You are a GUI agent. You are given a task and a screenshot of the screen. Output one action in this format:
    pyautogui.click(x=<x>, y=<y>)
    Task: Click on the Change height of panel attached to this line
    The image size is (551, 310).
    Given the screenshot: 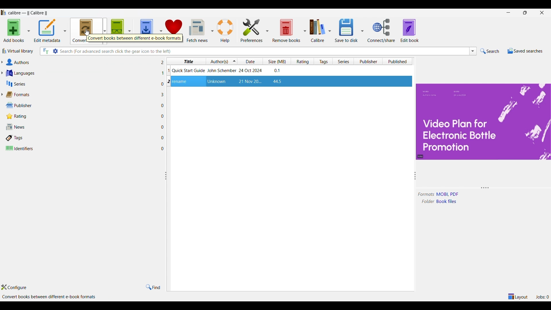 What is the action you would take?
    pyautogui.click(x=478, y=188)
    